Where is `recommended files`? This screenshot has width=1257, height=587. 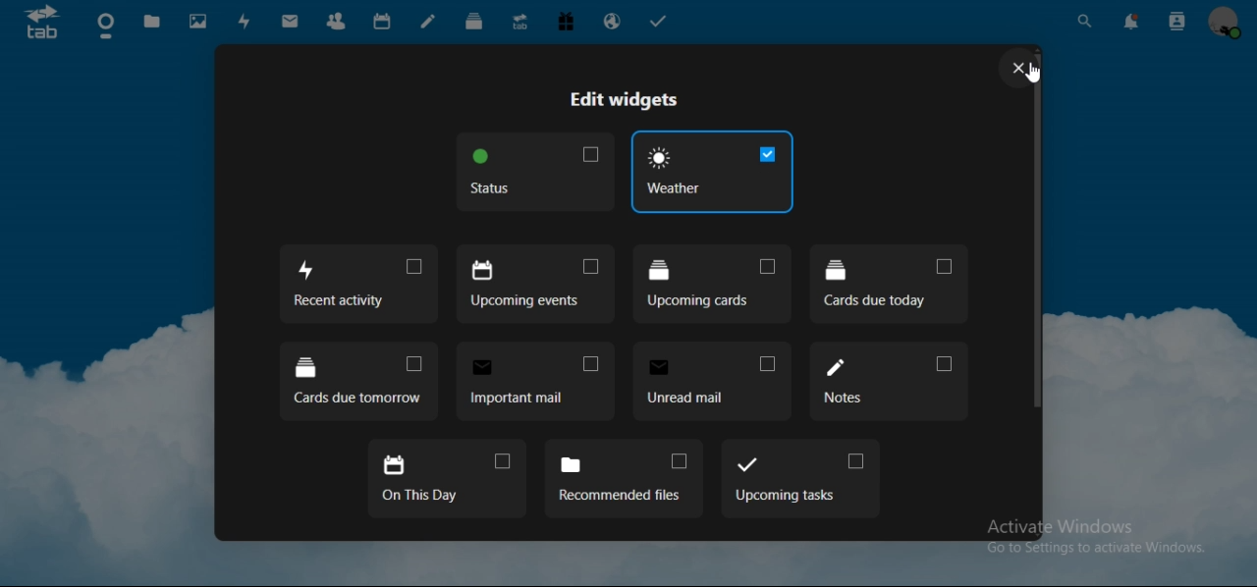 recommended files is located at coordinates (626, 479).